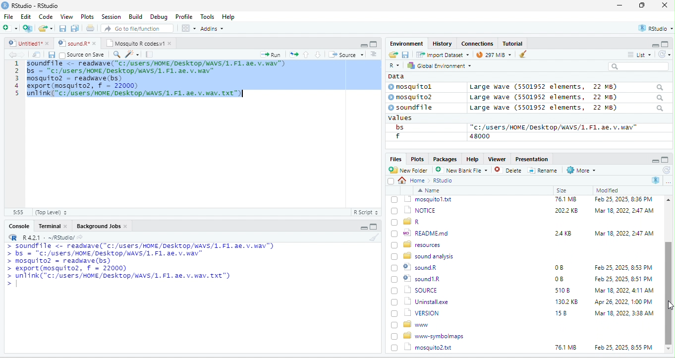 This screenshot has height=358, width=675. Describe the element at coordinates (159, 80) in the screenshot. I see `code` at that location.